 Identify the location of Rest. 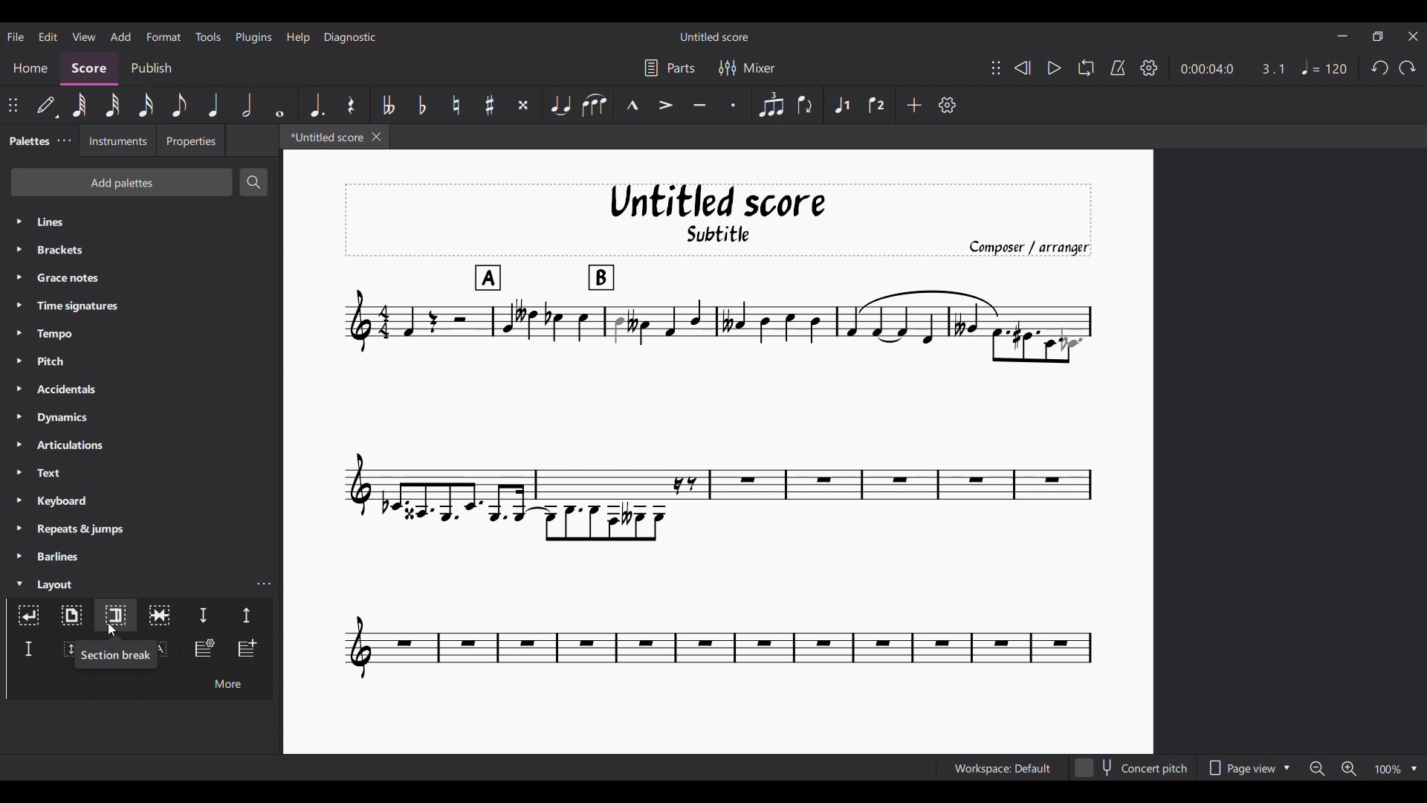
(352, 105).